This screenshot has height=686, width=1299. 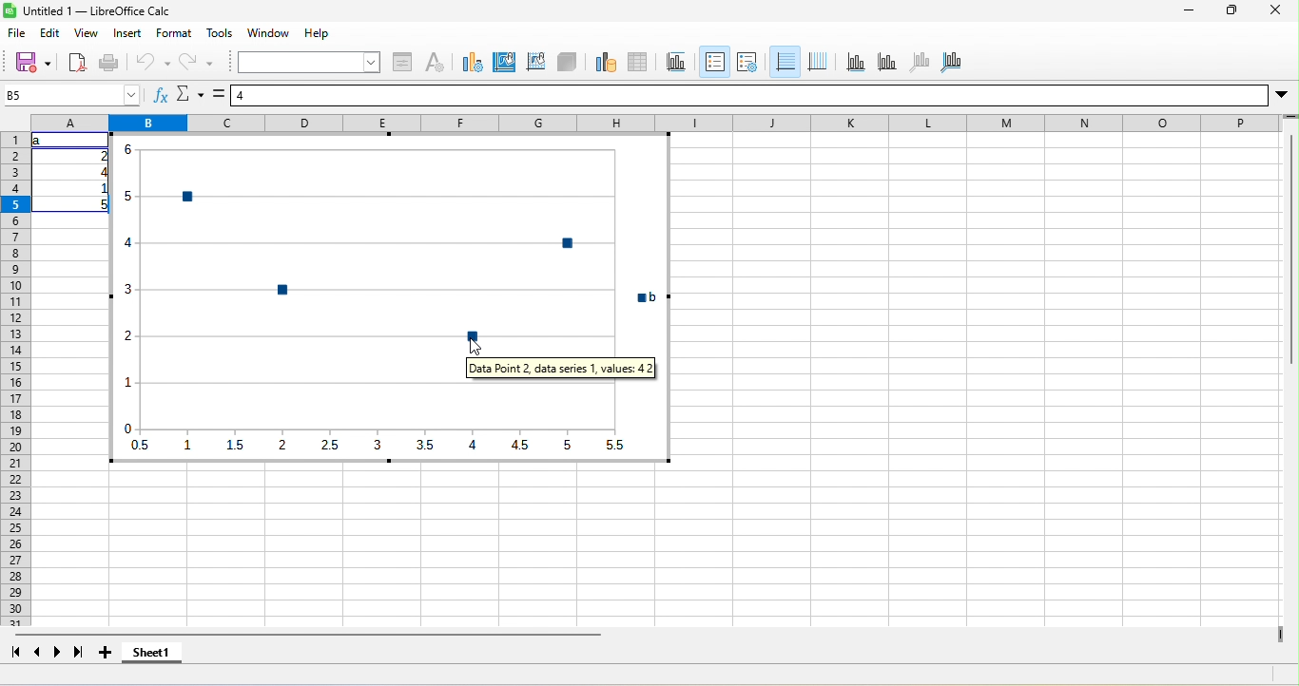 I want to click on select function, so click(x=190, y=94).